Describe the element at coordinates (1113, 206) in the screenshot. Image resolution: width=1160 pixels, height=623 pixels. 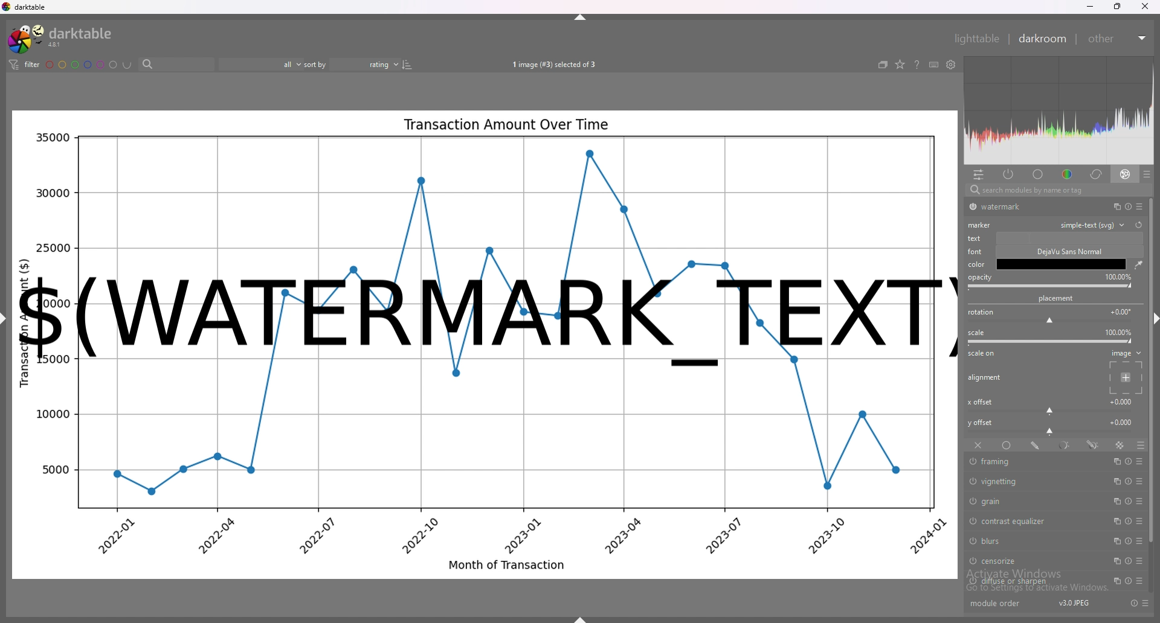
I see `multiple instances action` at that location.